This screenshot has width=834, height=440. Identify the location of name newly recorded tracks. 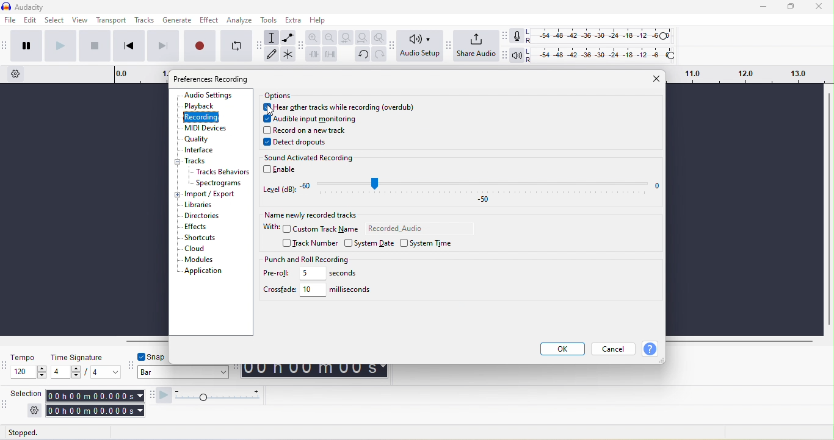
(311, 215).